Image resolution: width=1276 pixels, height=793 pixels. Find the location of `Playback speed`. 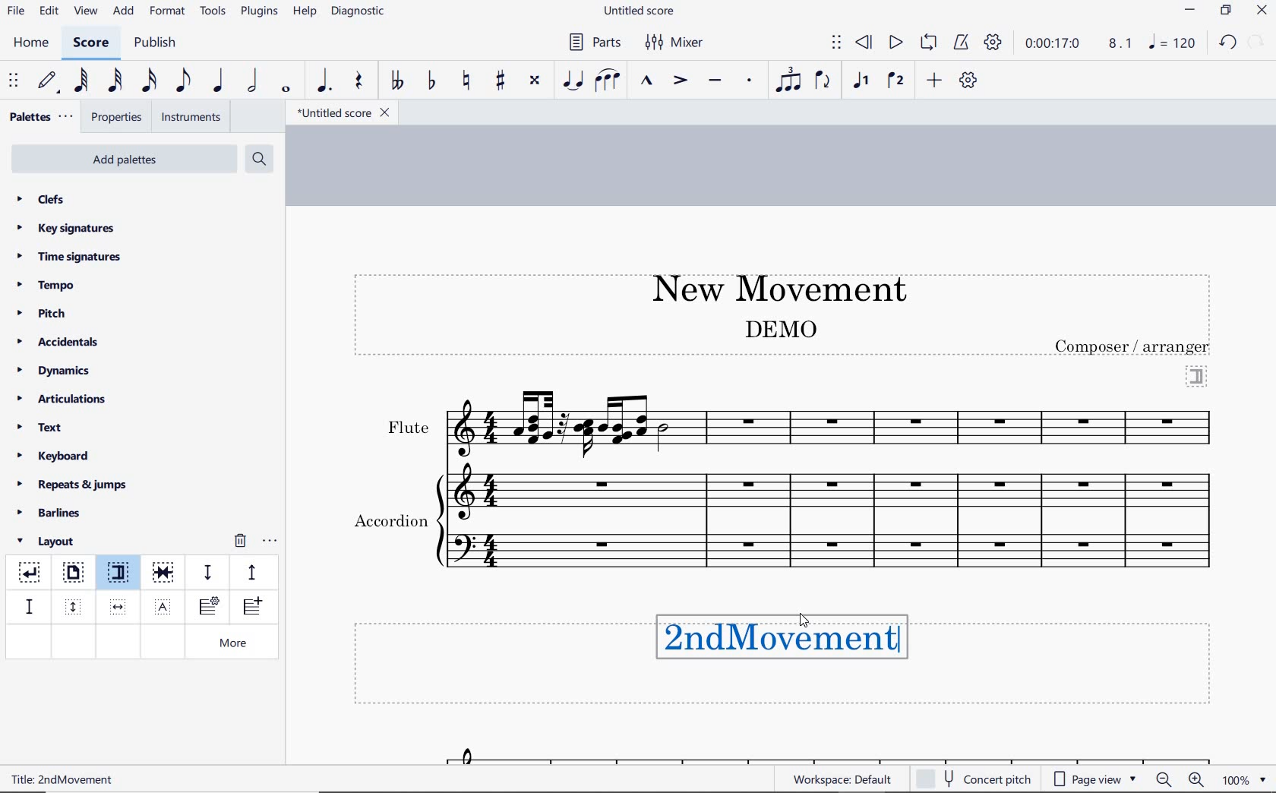

Playback speed is located at coordinates (1122, 44).